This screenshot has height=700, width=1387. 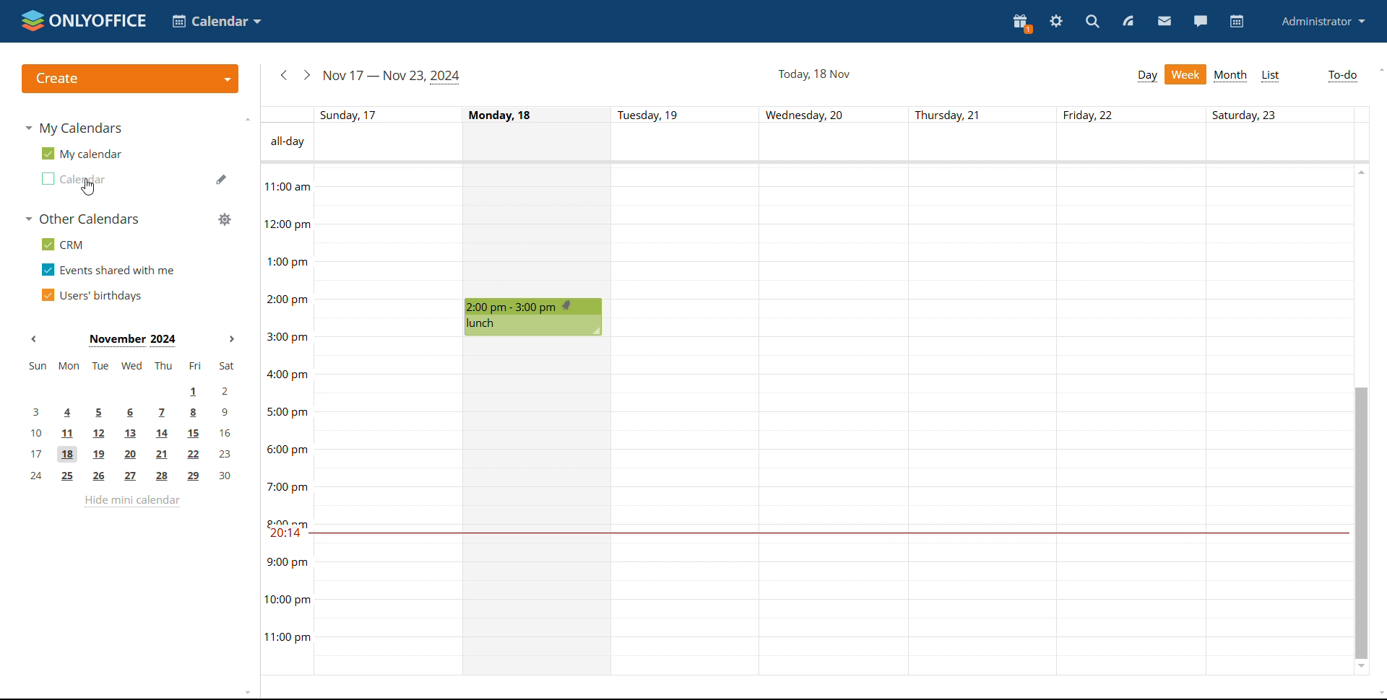 I want to click on feed, so click(x=1128, y=21).